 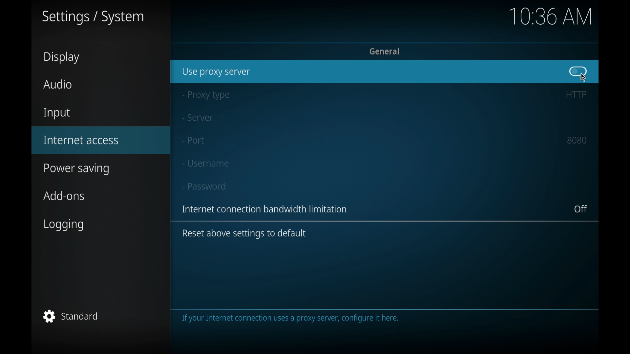 What do you see at coordinates (64, 225) in the screenshot?
I see `logging` at bounding box center [64, 225].